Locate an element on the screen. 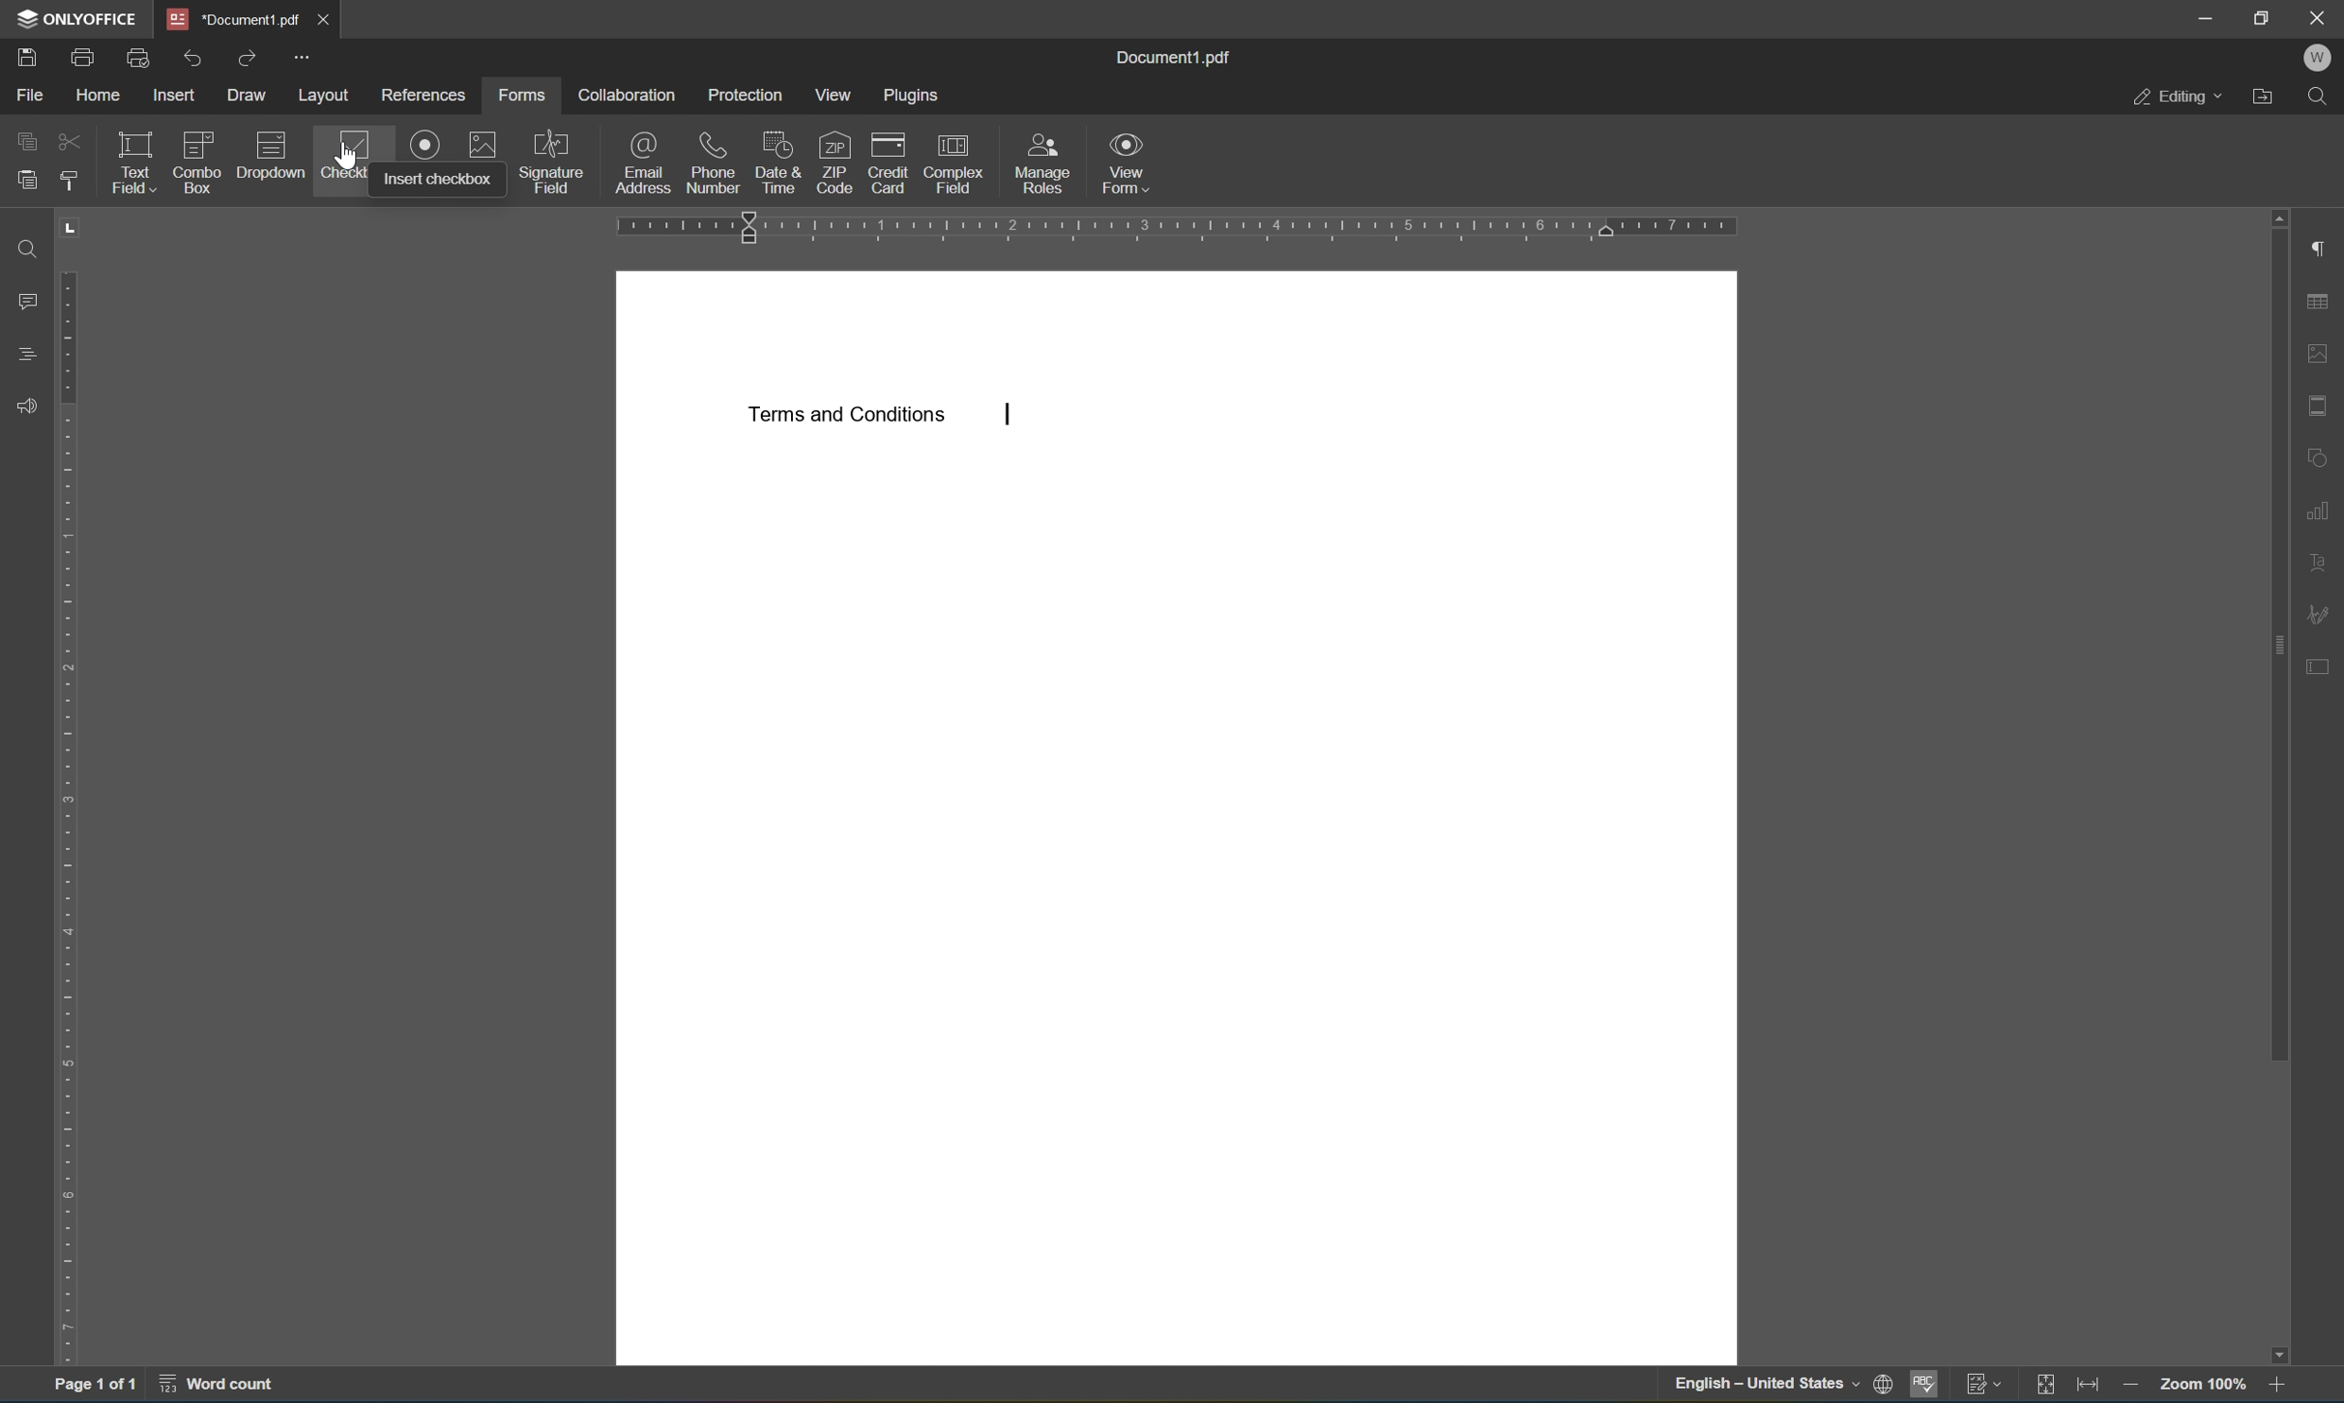  complex field is located at coordinates (954, 161).